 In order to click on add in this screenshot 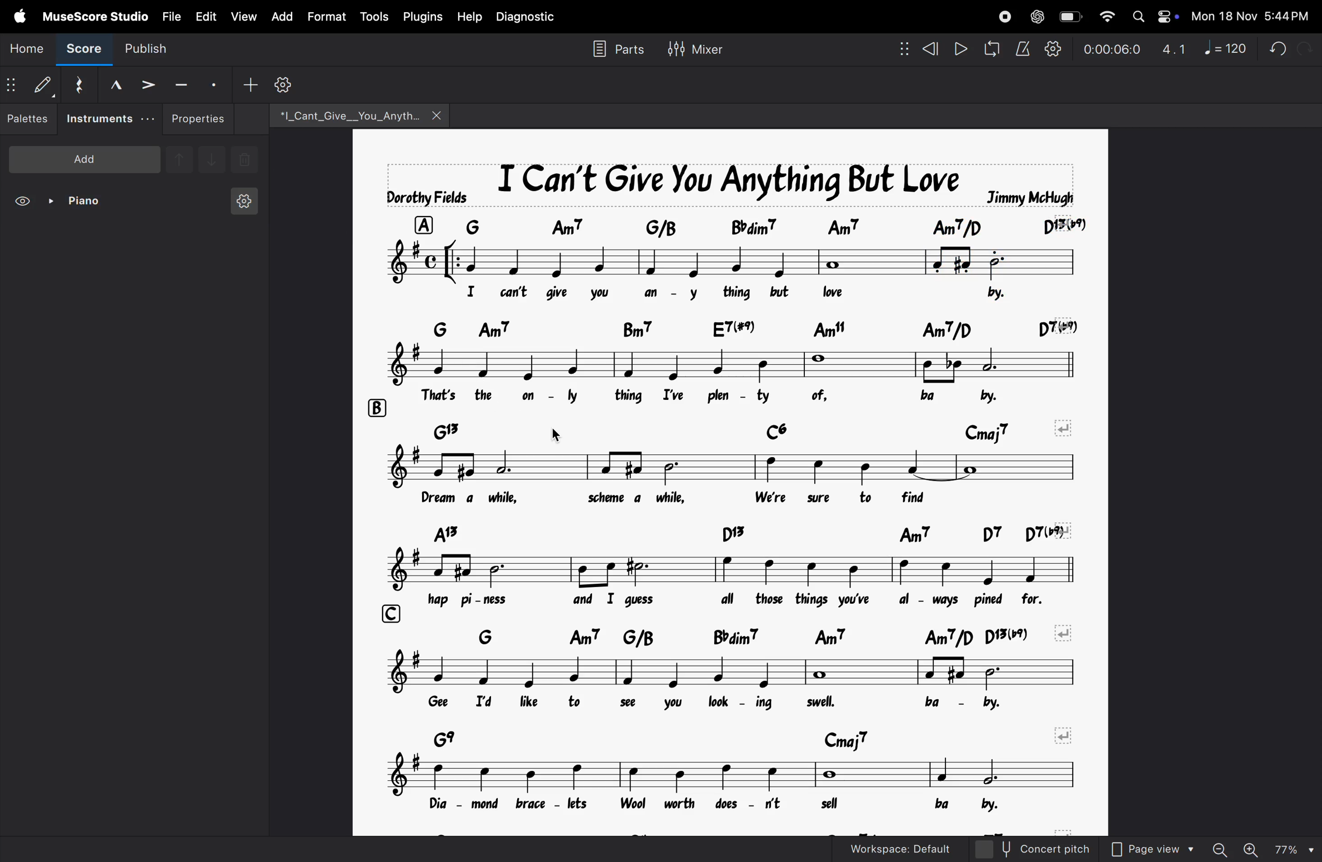, I will do `click(284, 16)`.